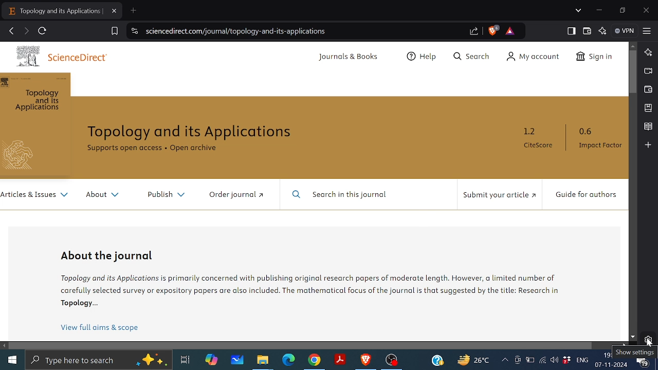 Image resolution: width=658 pixels, height=370 pixels. What do you see at coordinates (475, 32) in the screenshot?
I see `Share link` at bounding box center [475, 32].